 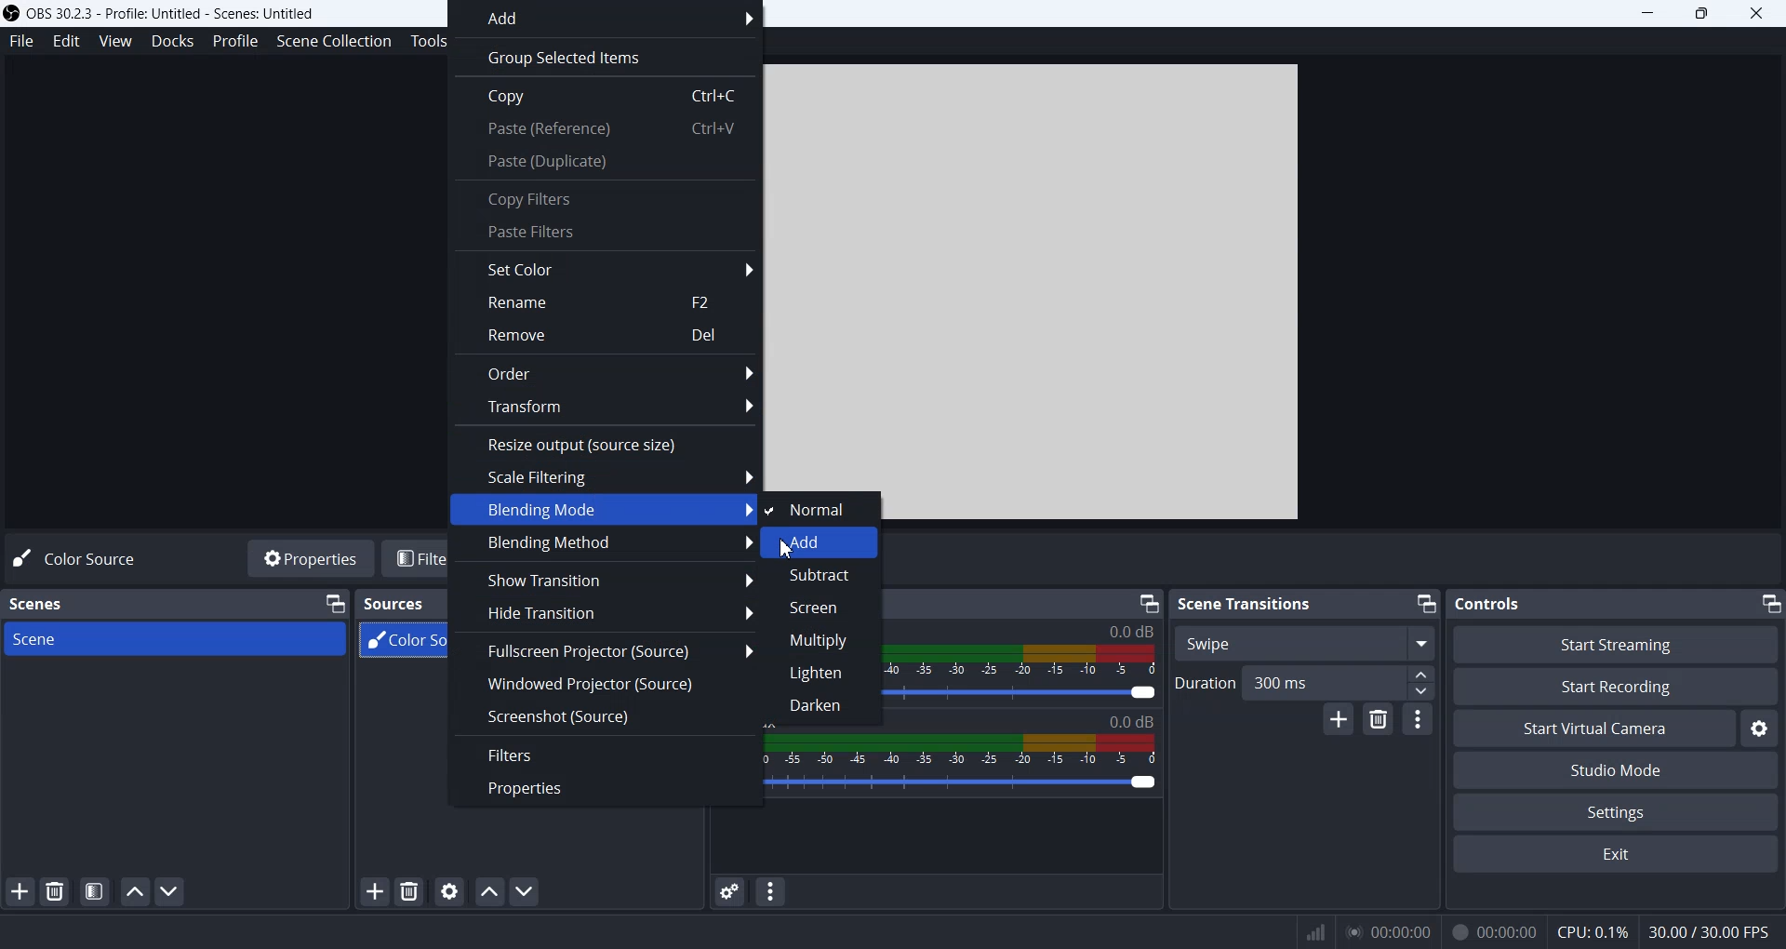 I want to click on Rename, so click(x=606, y=304).